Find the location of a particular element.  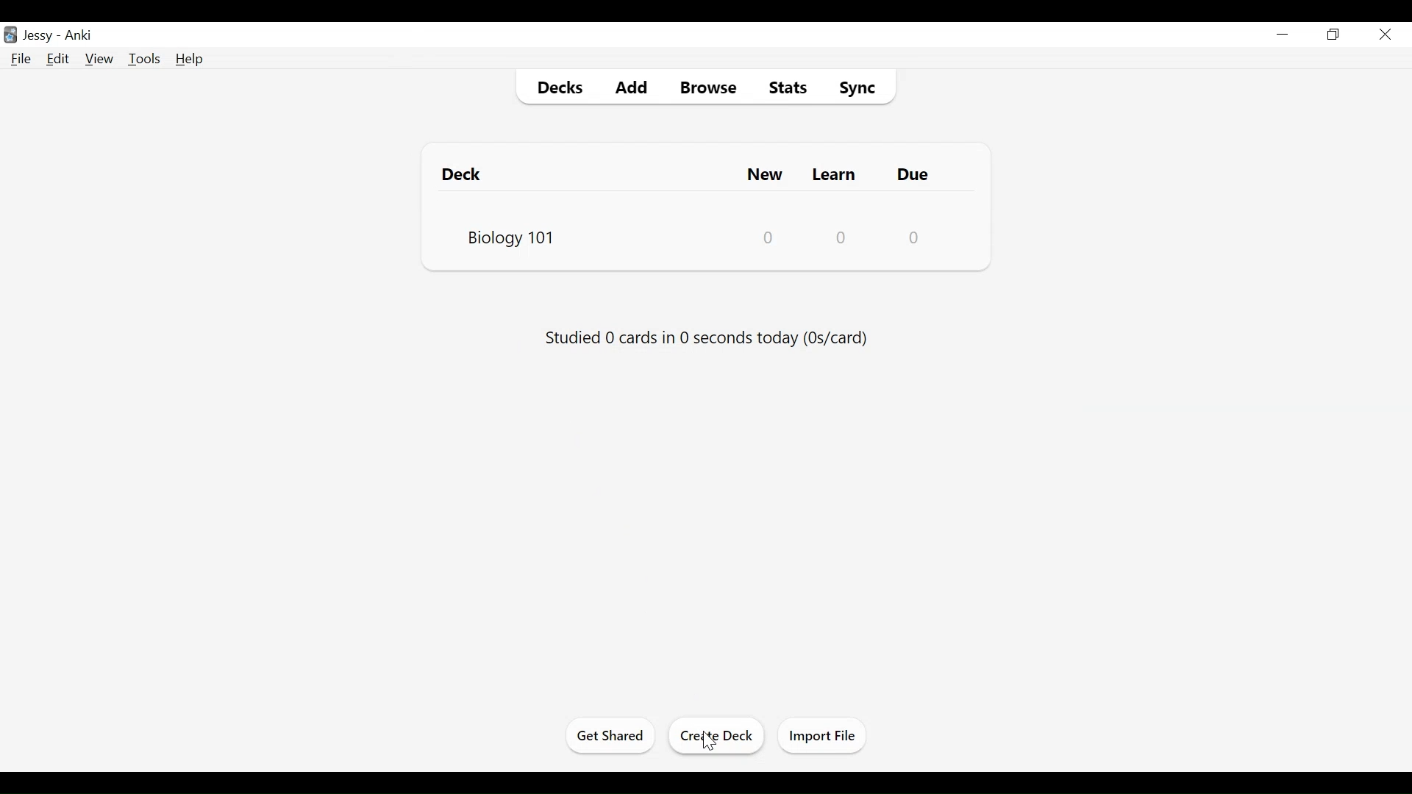

Tools is located at coordinates (144, 59).